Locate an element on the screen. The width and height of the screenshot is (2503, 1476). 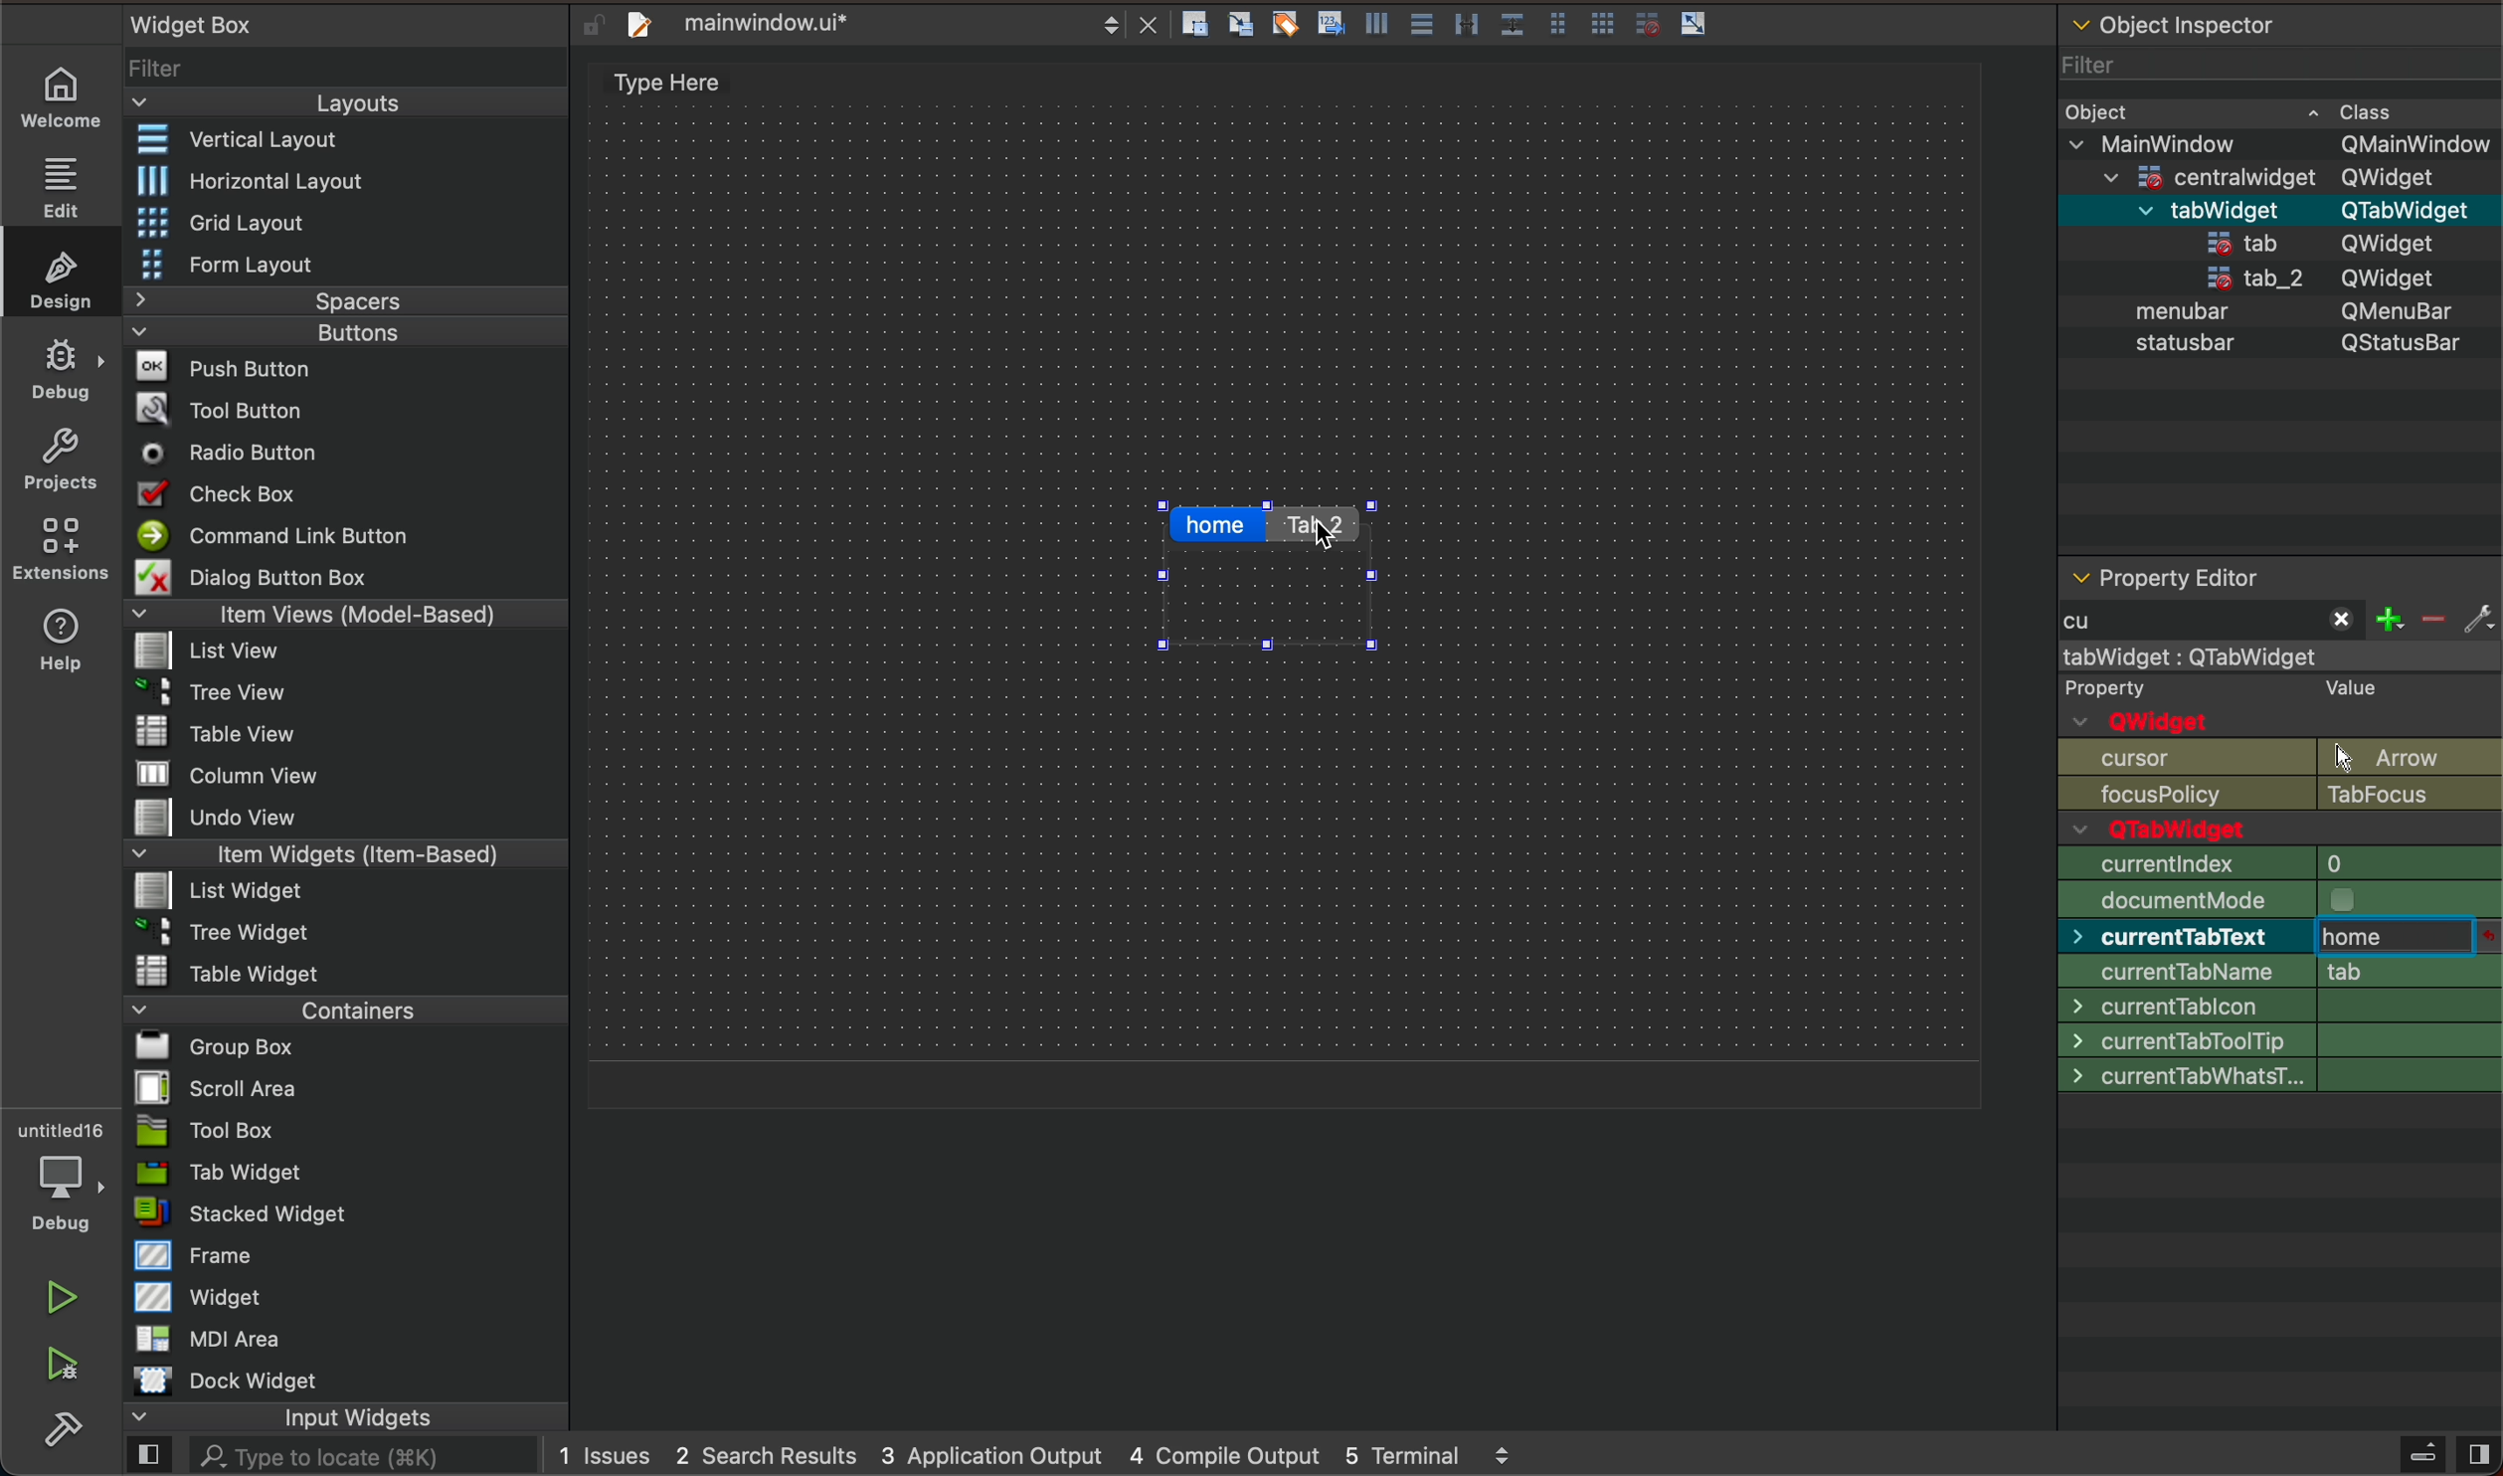
Check Box is located at coordinates (220, 490).